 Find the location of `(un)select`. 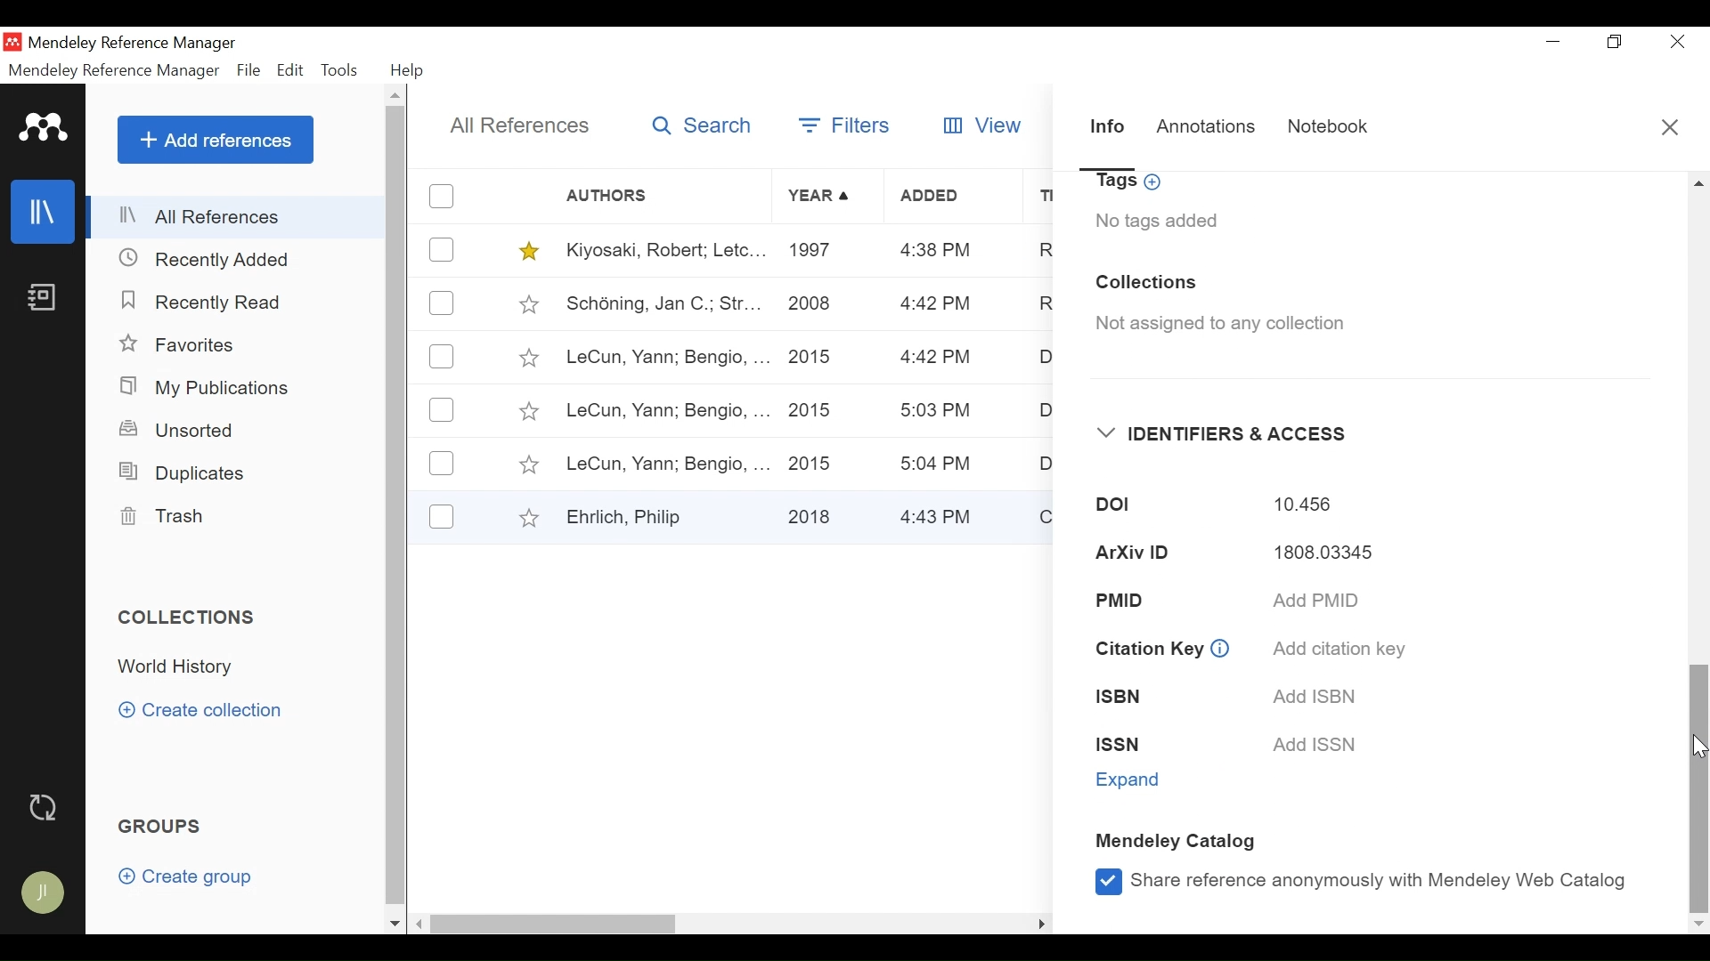

(un)select is located at coordinates (442, 410).